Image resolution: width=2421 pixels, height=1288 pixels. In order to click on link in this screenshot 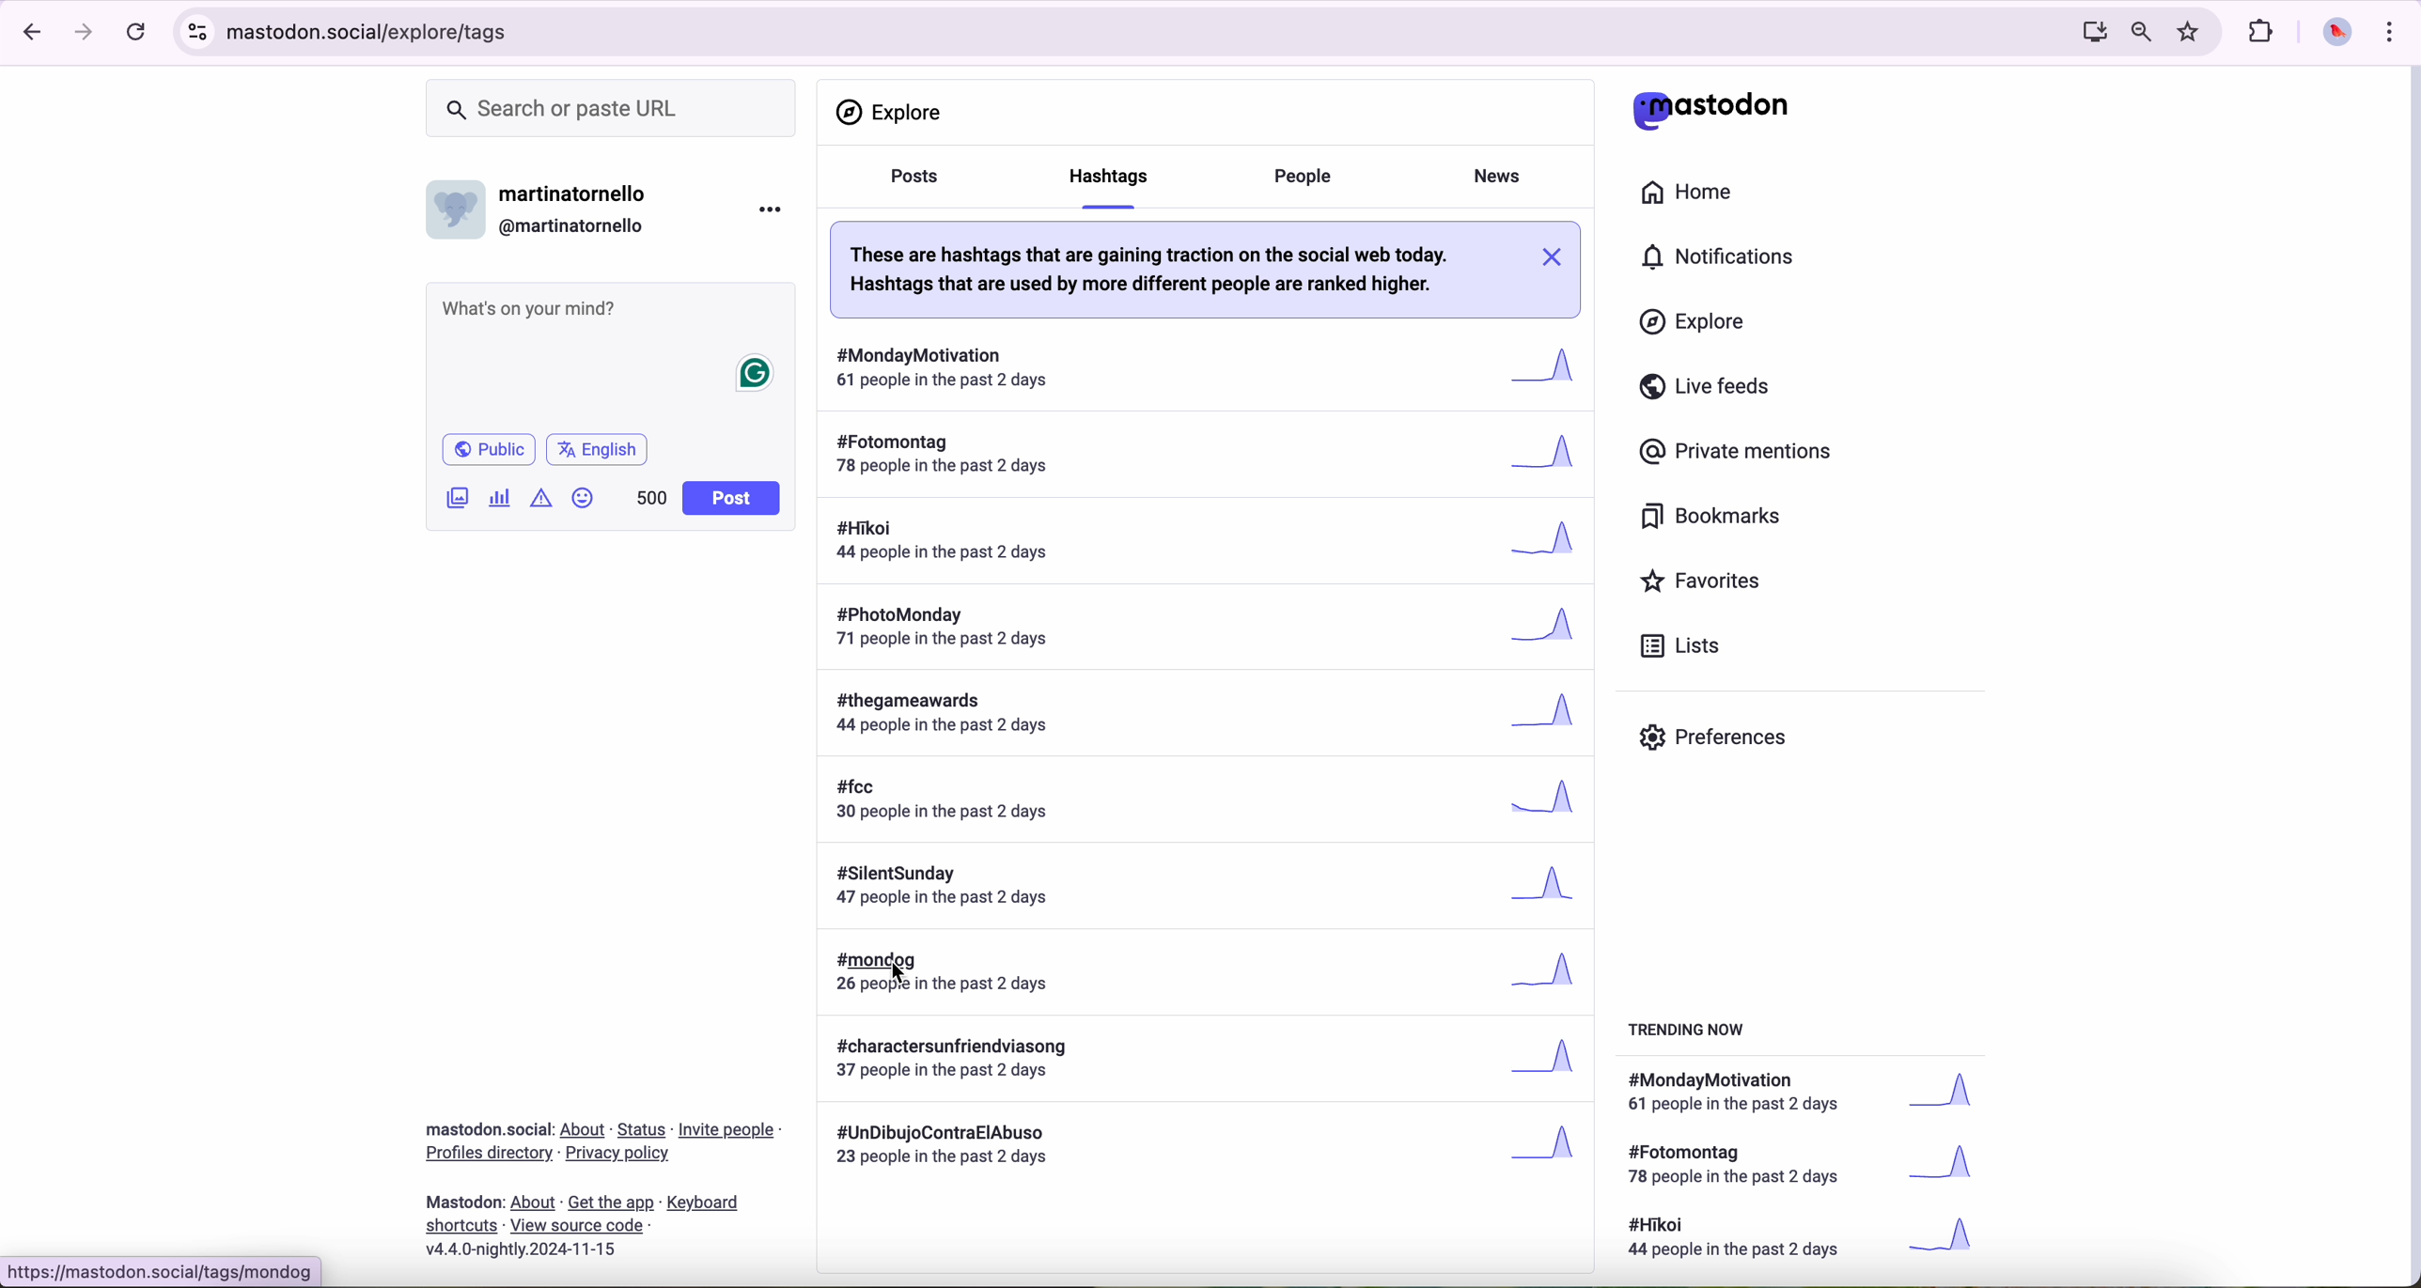, I will do `click(619, 1153)`.